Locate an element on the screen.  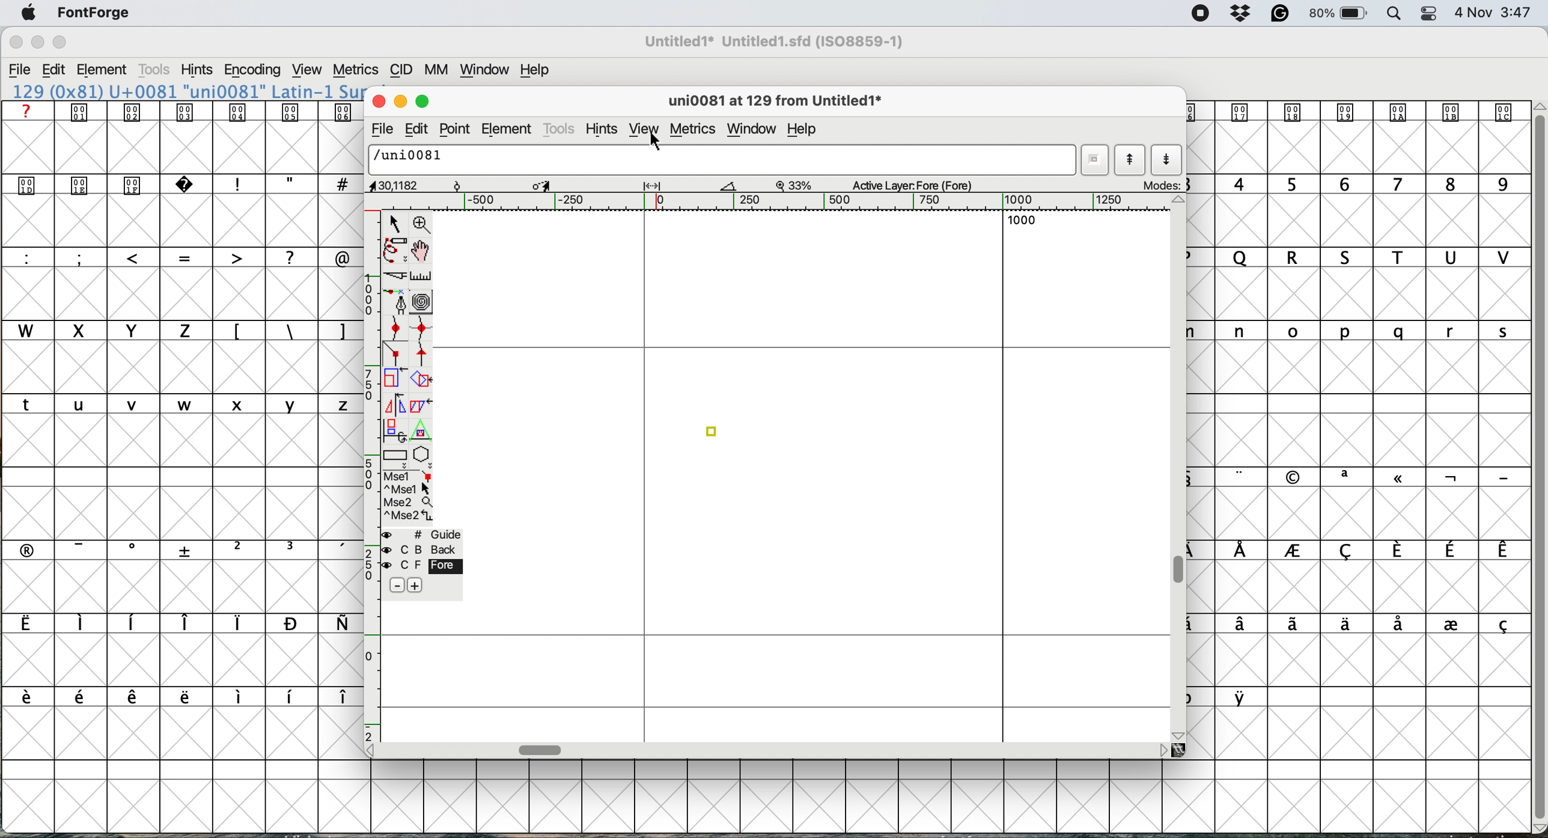
Scroll Button  is located at coordinates (1181, 200).